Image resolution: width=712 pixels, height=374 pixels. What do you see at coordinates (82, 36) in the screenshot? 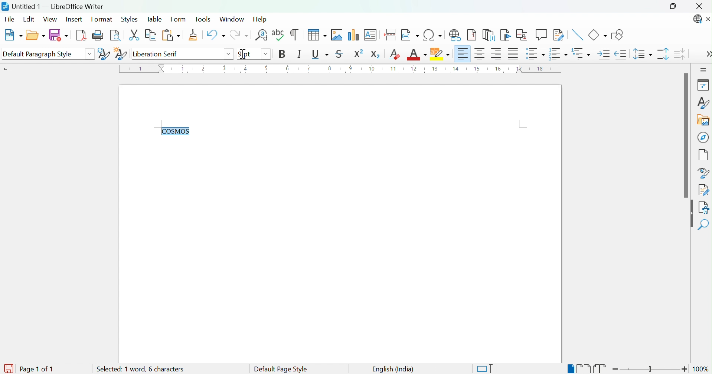
I see `Export as PDF` at bounding box center [82, 36].